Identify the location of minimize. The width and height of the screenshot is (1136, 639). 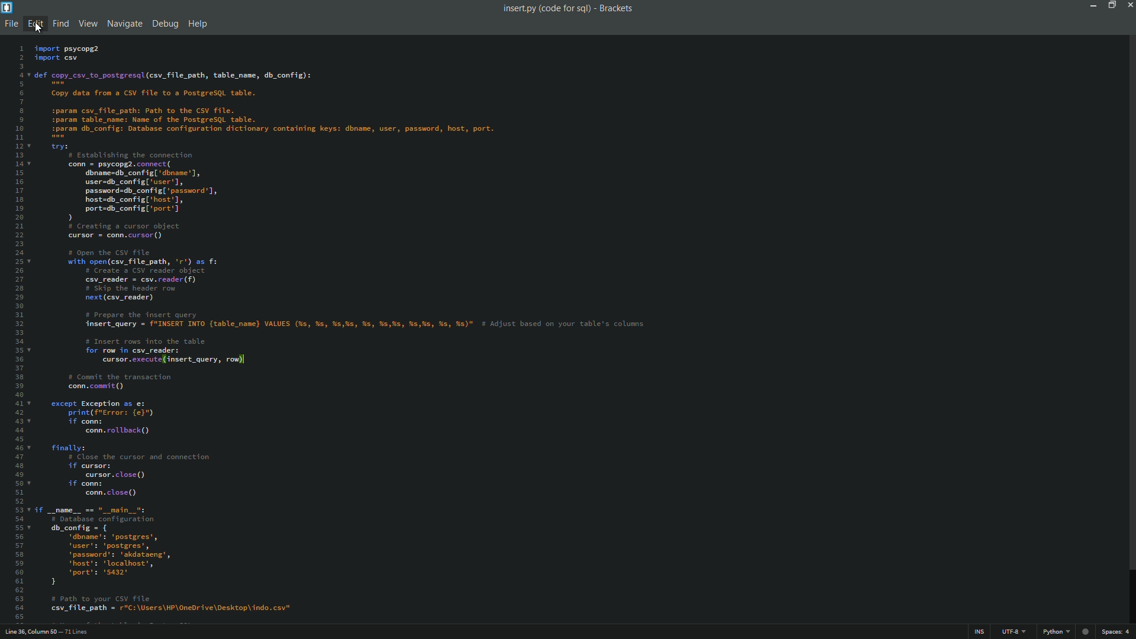
(1092, 5).